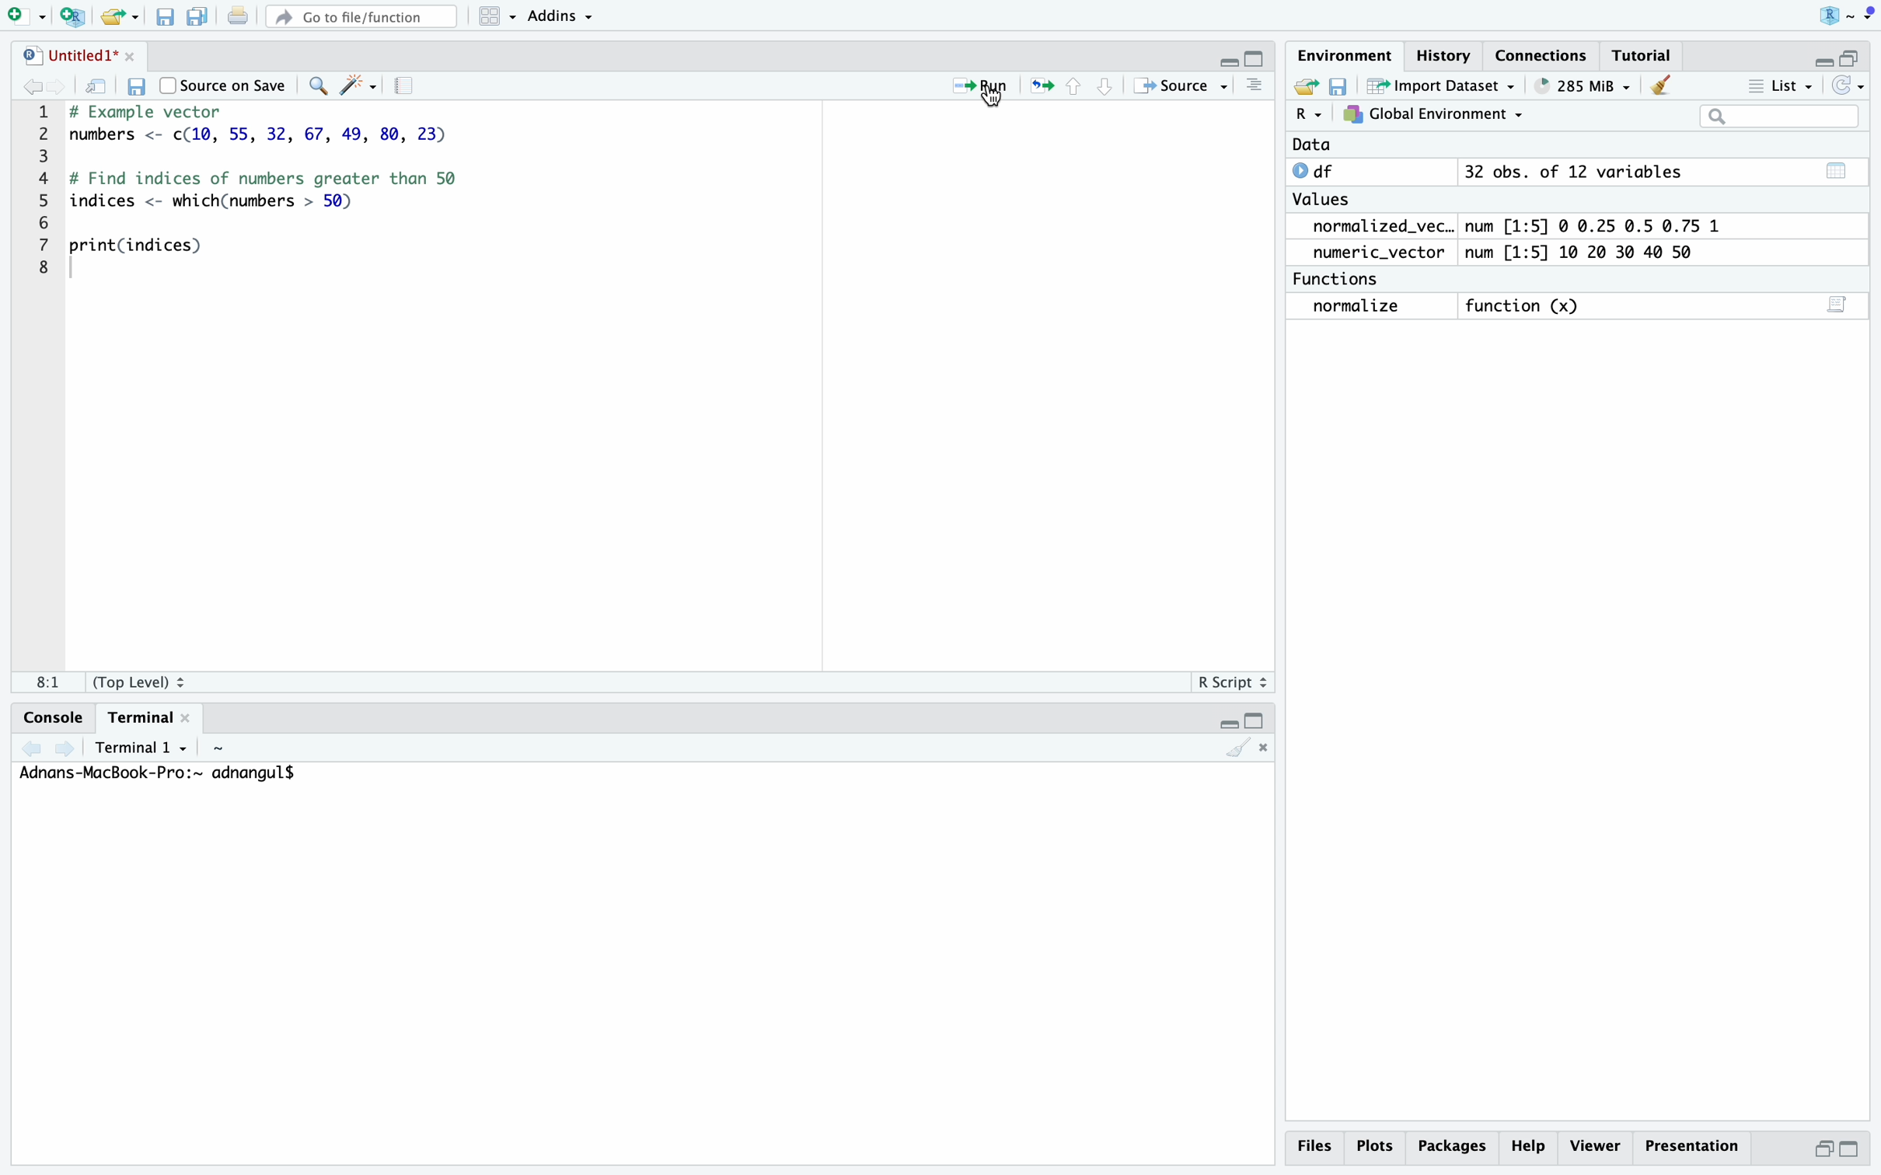  Describe the element at coordinates (1384, 253) in the screenshot. I see `numeric_vector` at that location.